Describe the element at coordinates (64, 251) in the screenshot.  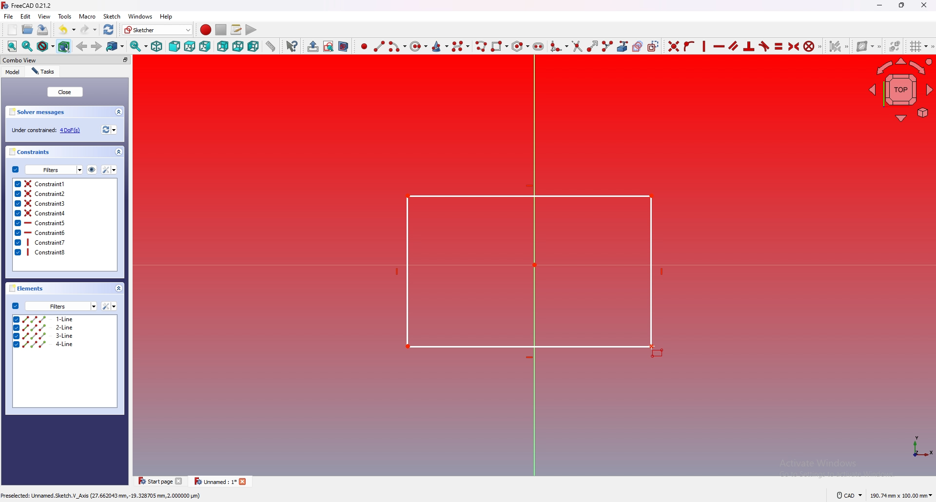
I see `constraint 8` at that location.